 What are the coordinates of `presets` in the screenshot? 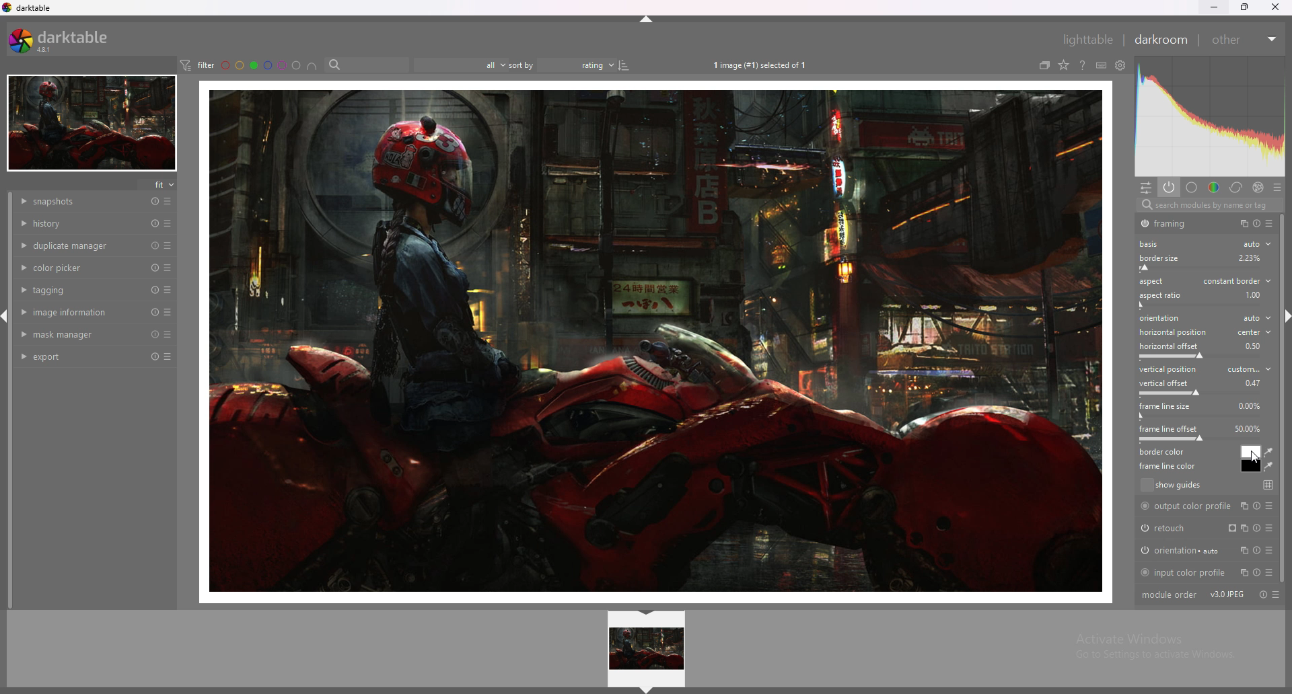 It's located at (168, 223).